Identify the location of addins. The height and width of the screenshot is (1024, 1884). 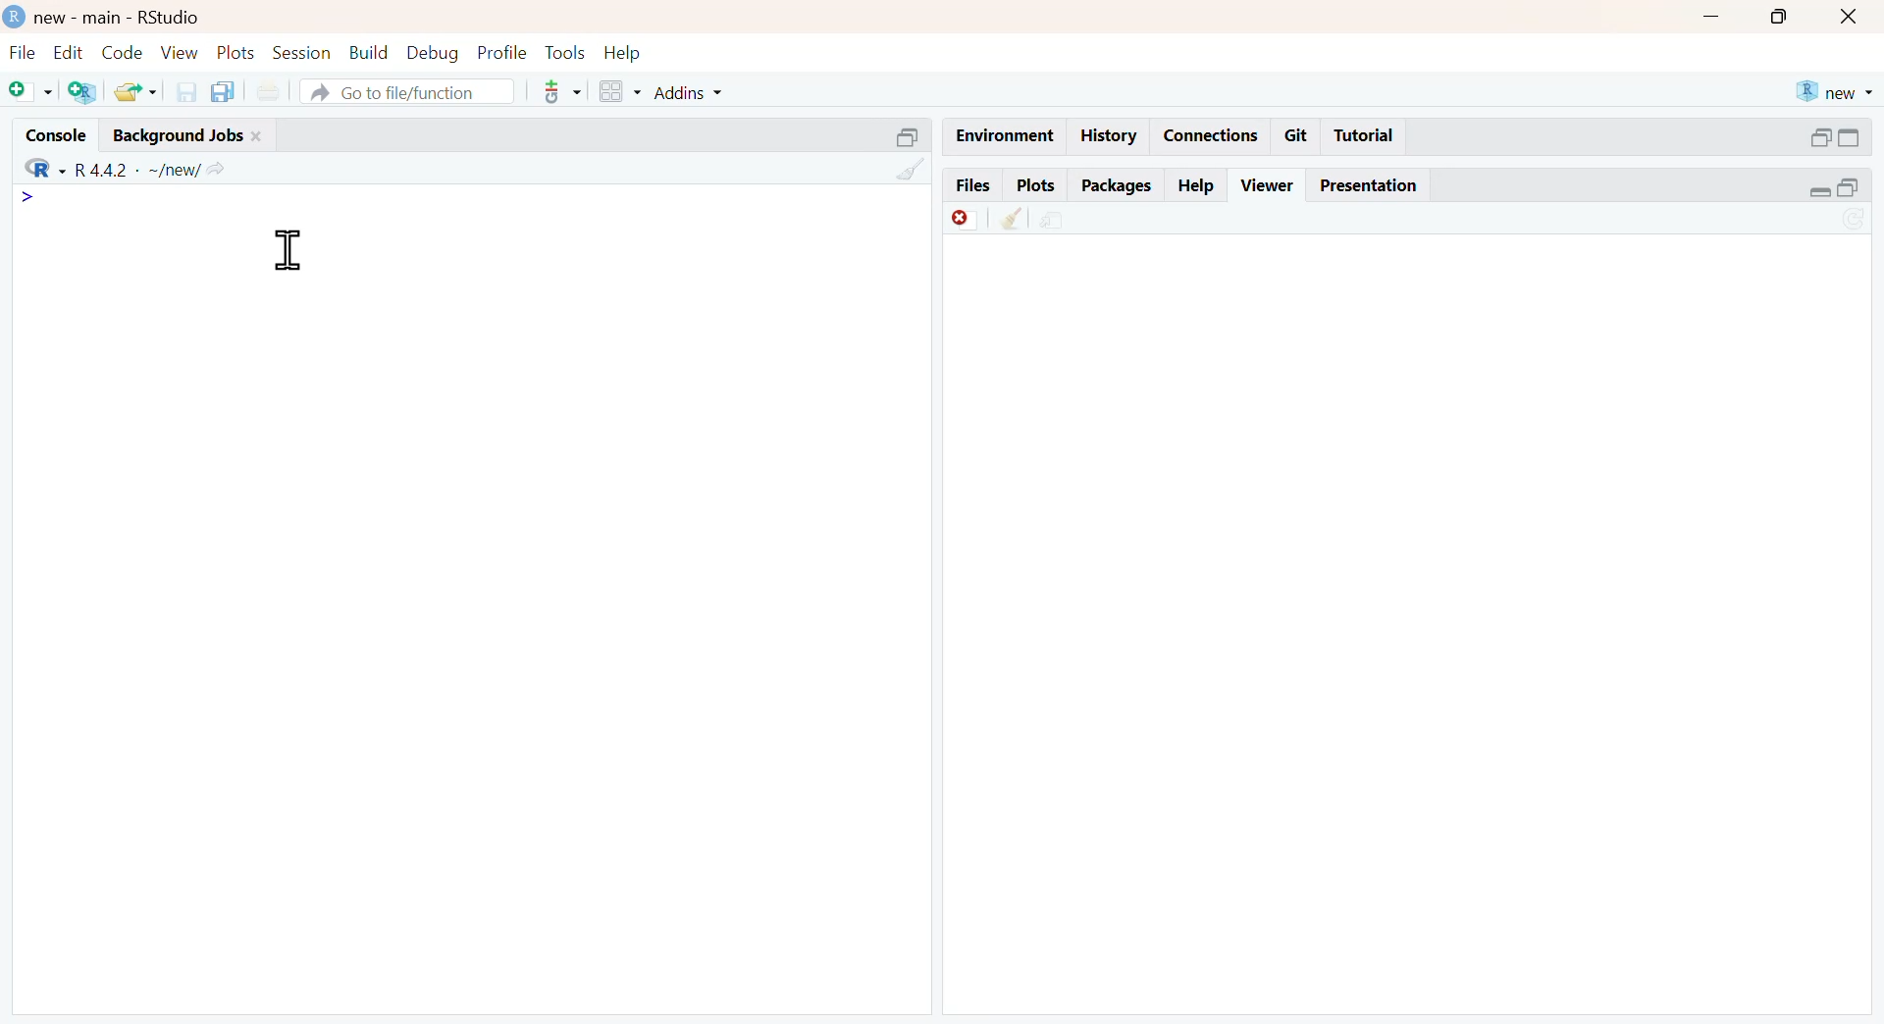
(691, 94).